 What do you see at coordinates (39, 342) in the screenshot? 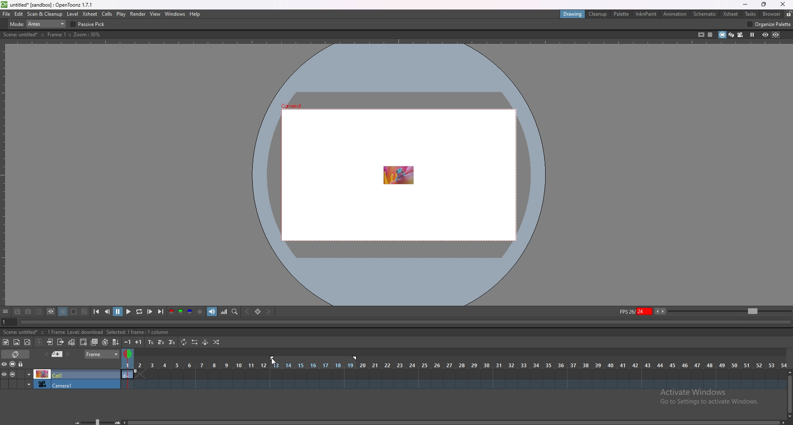
I see `collapse` at bounding box center [39, 342].